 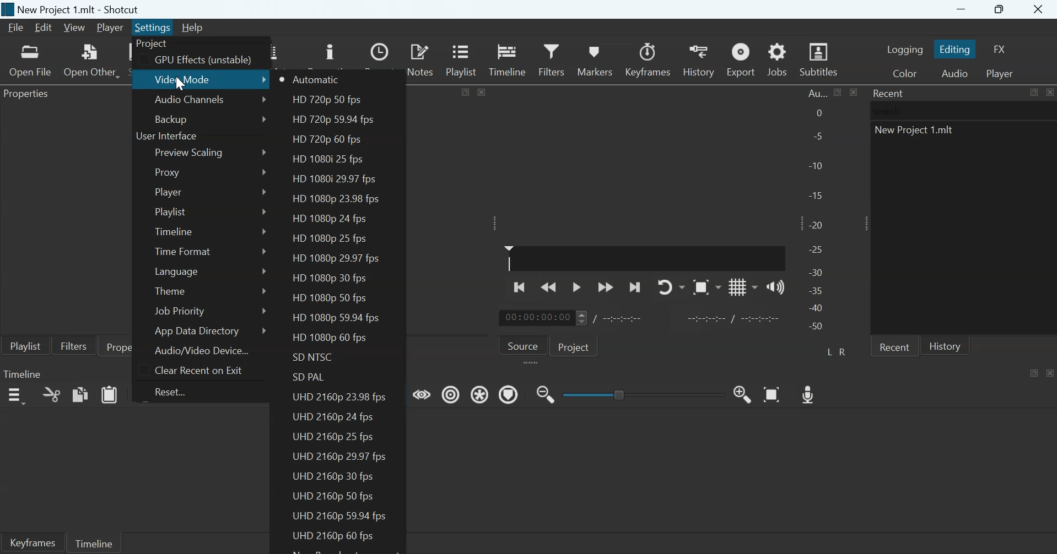 I want to click on Play quickly backwards, so click(x=549, y=286).